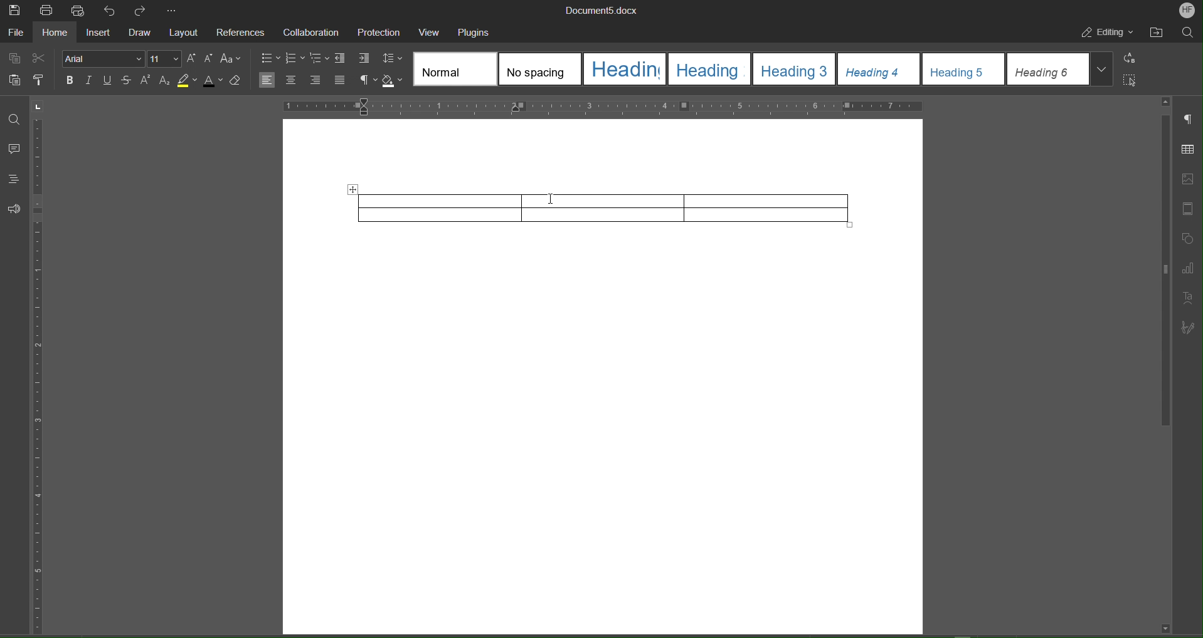 The image size is (1203, 638). Describe the element at coordinates (1166, 102) in the screenshot. I see `scroll up` at that location.